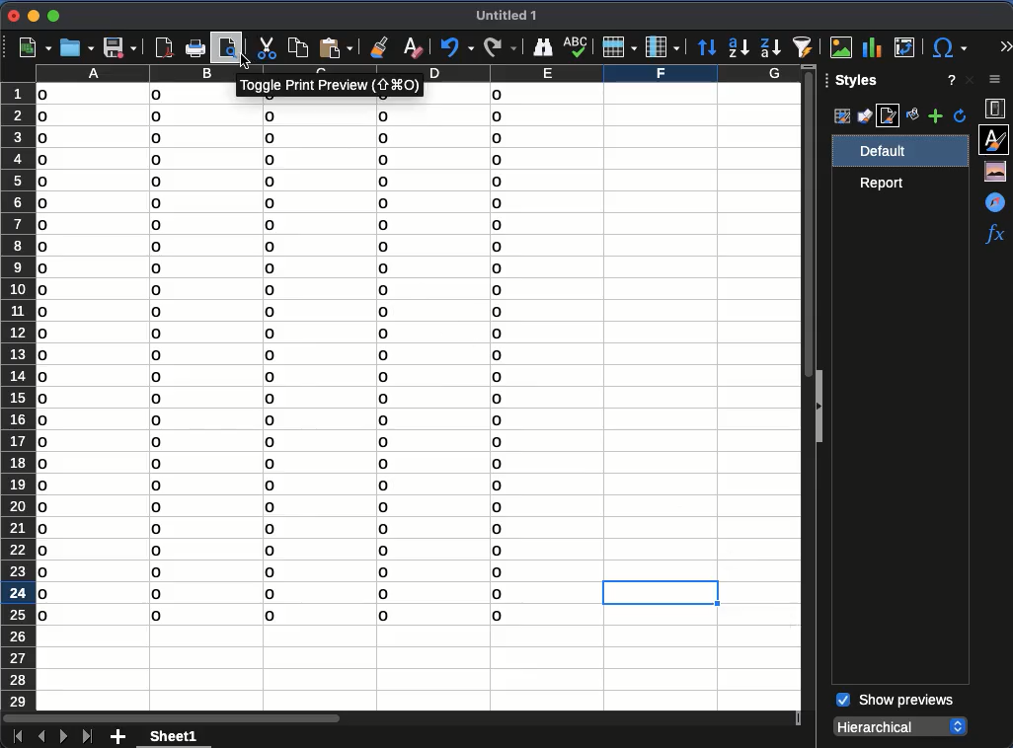 The width and height of the screenshot is (1013, 748). Describe the element at coordinates (949, 47) in the screenshot. I see `special character` at that location.